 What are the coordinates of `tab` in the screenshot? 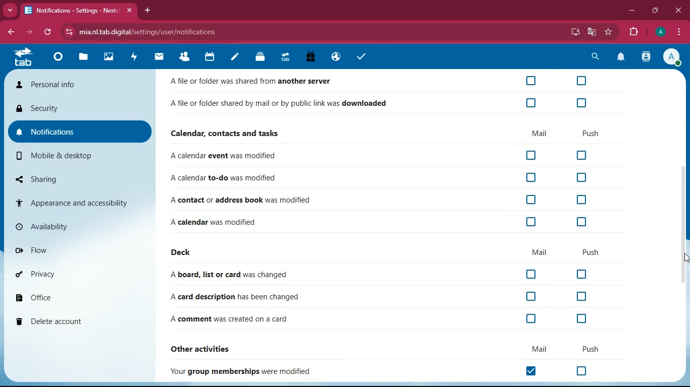 It's located at (285, 56).